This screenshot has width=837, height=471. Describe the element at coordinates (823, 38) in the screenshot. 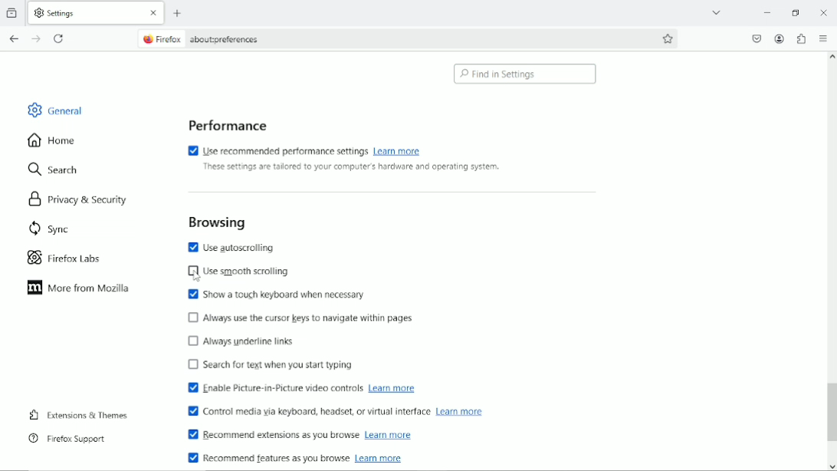

I see `Open application menu` at that location.